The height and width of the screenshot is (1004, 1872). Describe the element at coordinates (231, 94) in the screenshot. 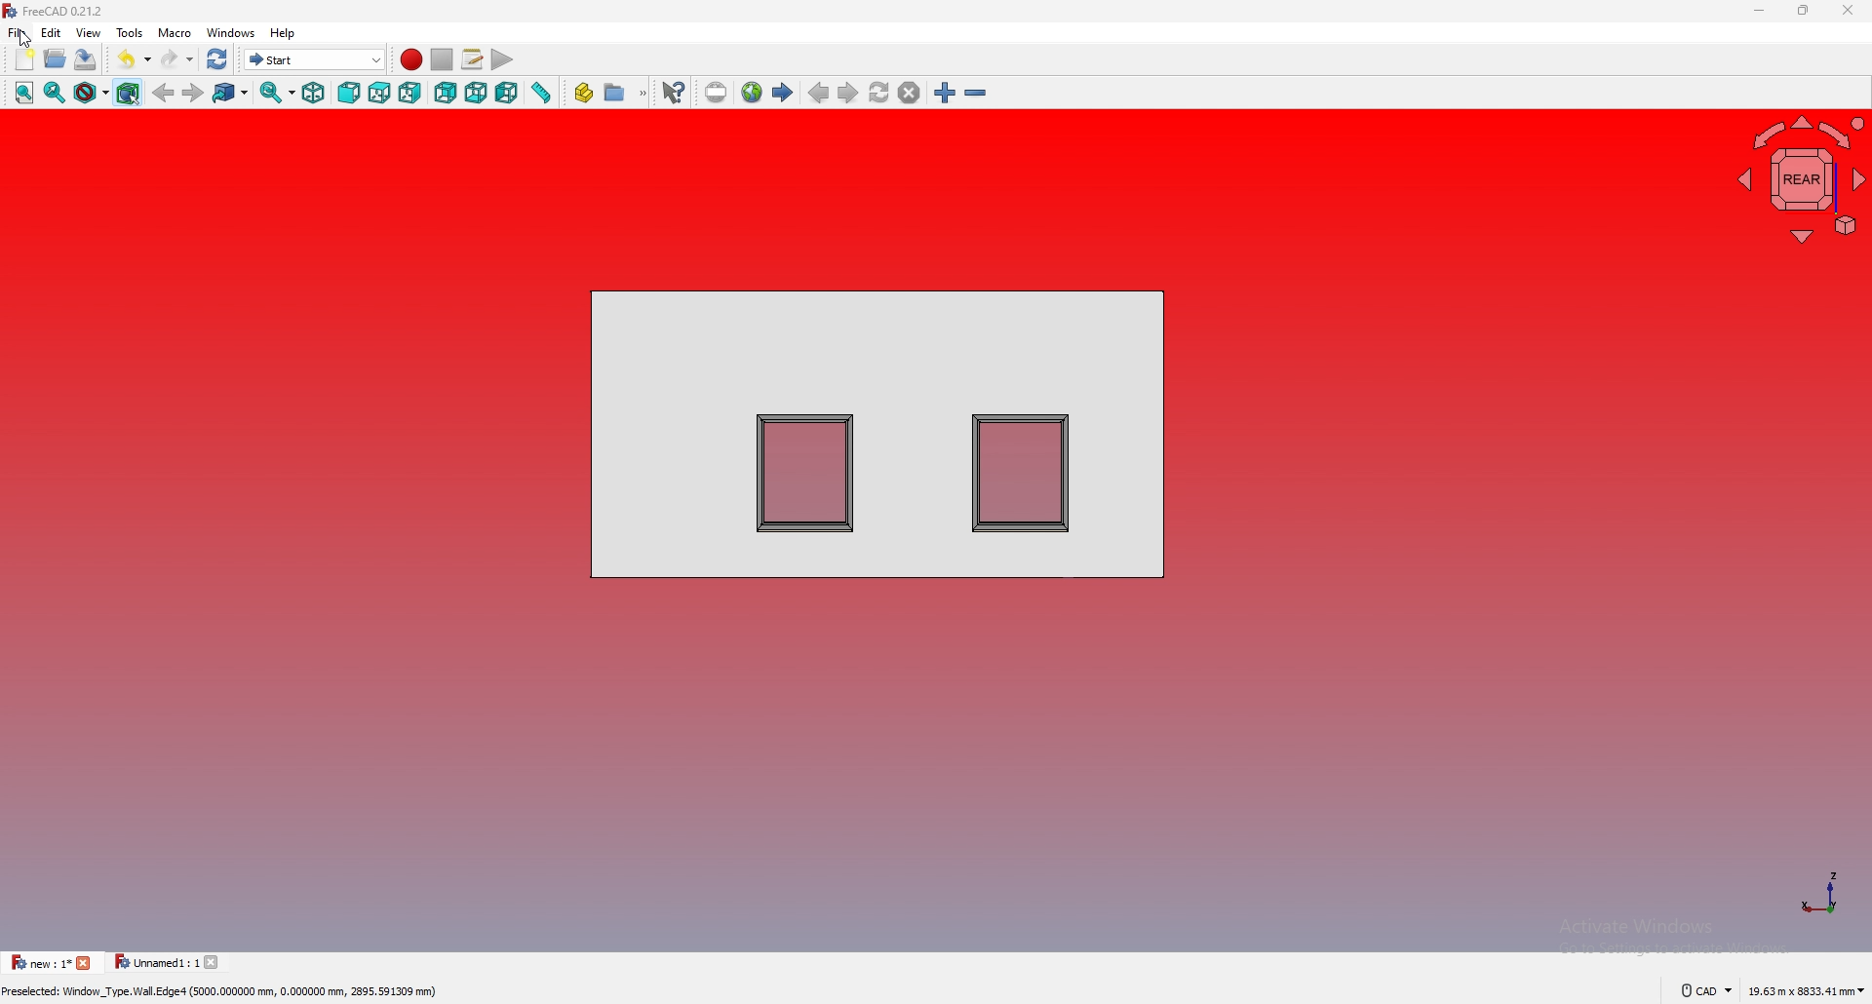

I see `go to linked object` at that location.